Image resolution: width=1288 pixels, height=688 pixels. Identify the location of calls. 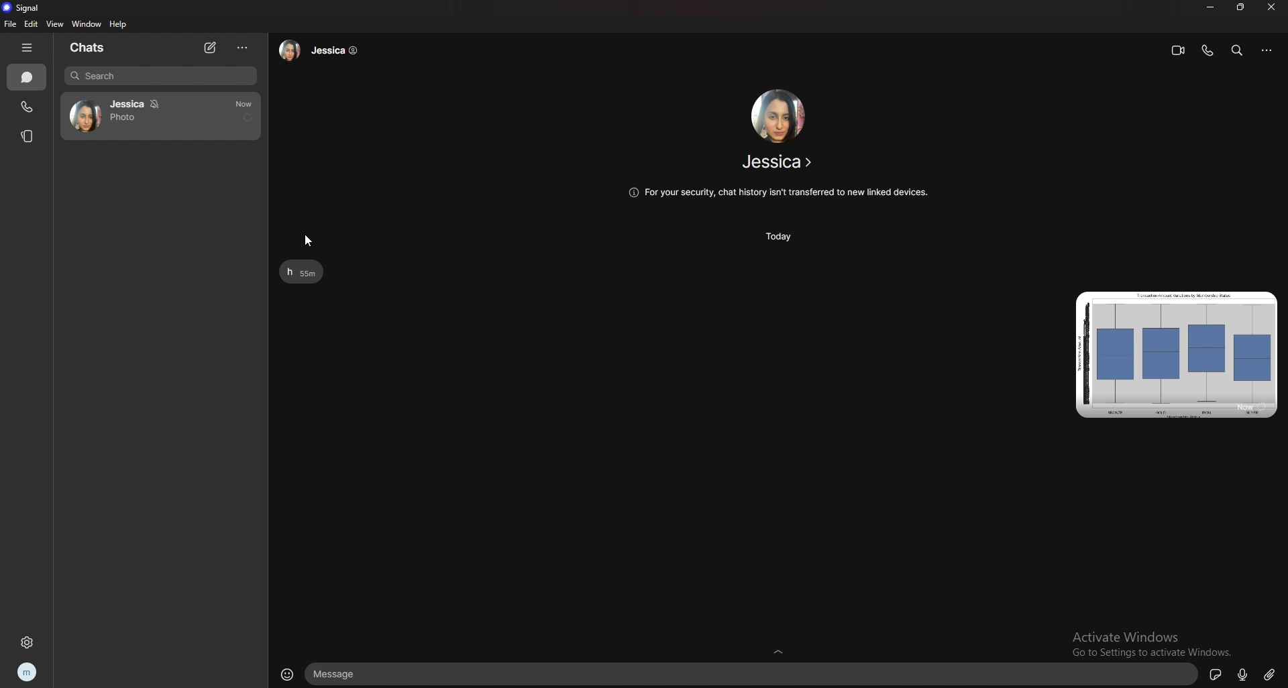
(28, 107).